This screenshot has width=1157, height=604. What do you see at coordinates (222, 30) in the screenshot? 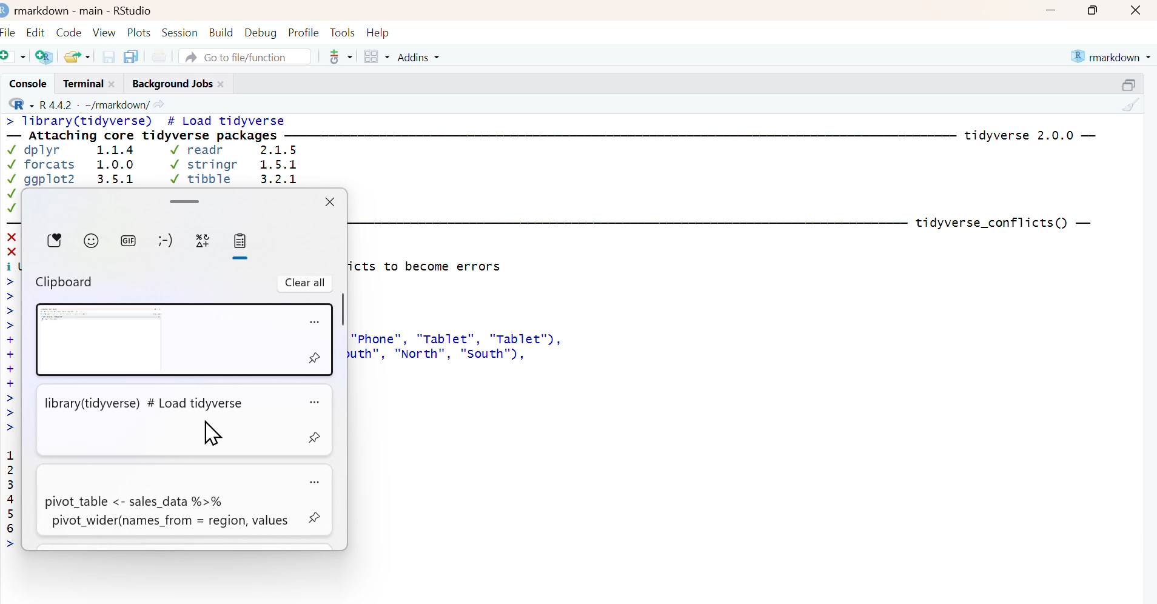
I see `Build` at bounding box center [222, 30].